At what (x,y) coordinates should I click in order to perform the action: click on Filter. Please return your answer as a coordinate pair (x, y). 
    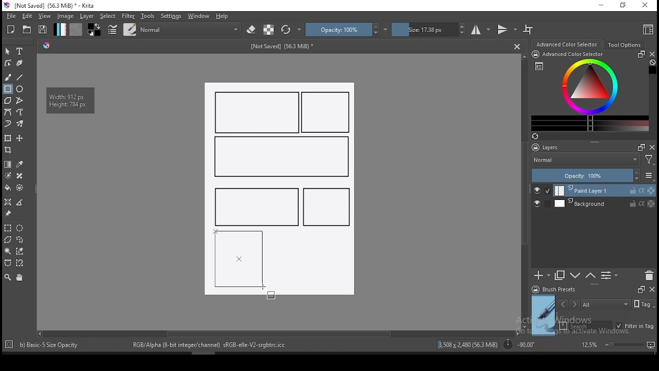
    Looking at the image, I should click on (649, 161).